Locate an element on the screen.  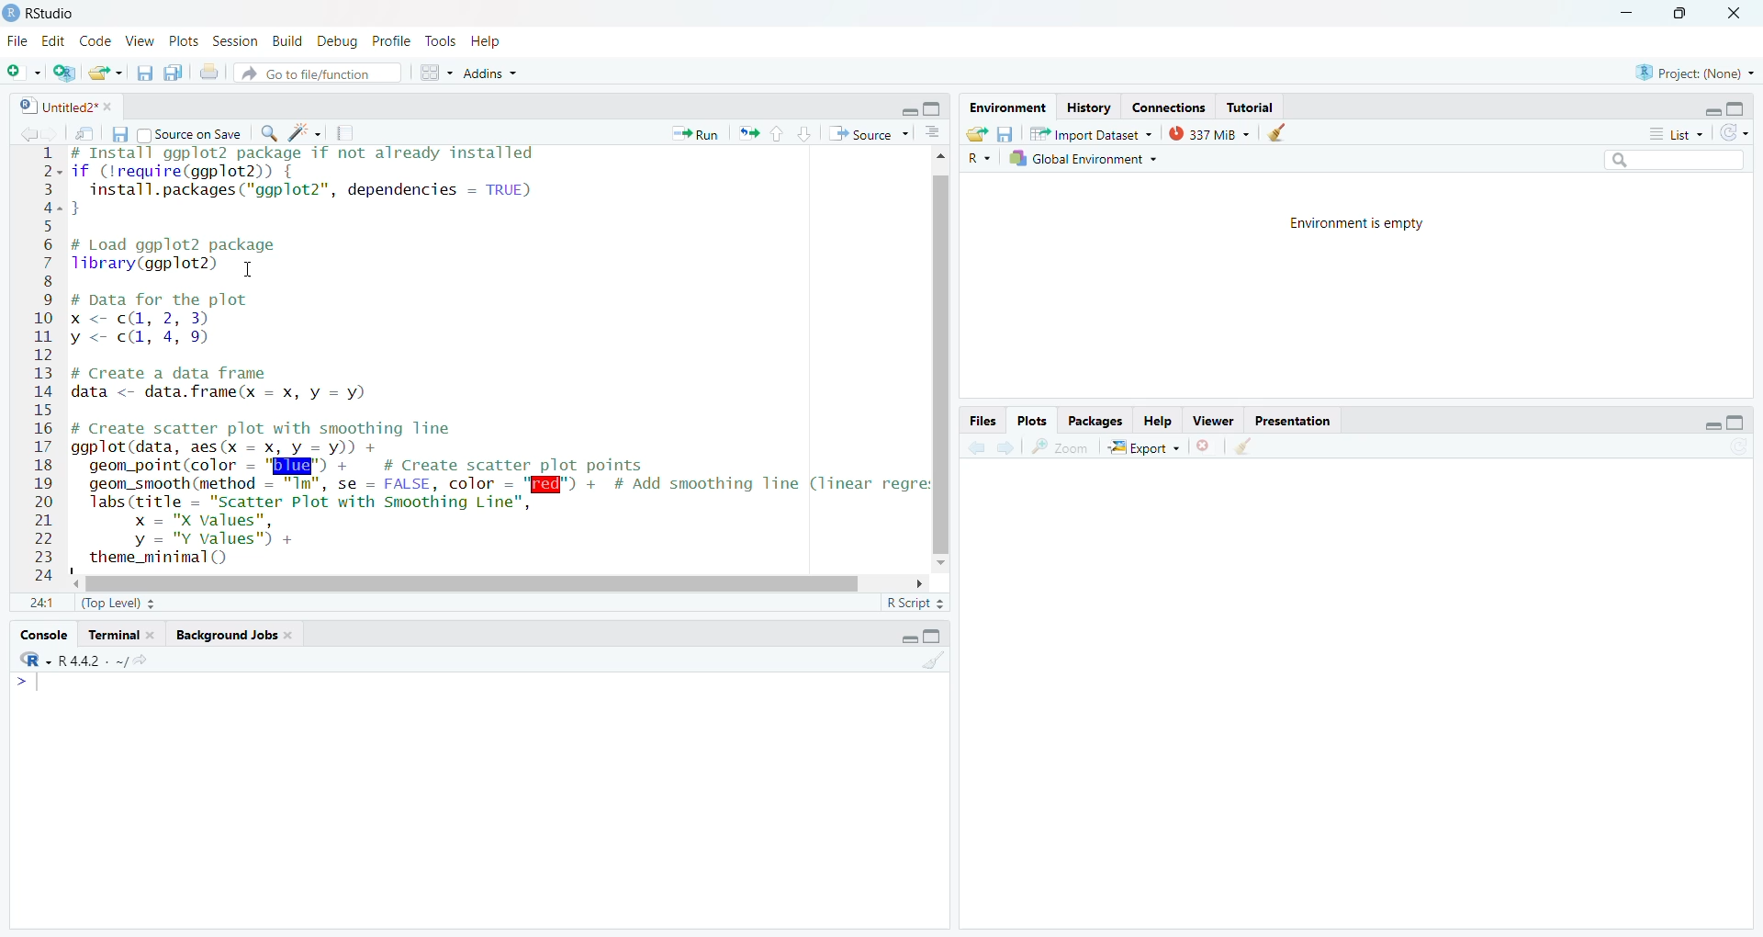
save all open documents is located at coordinates (174, 73).